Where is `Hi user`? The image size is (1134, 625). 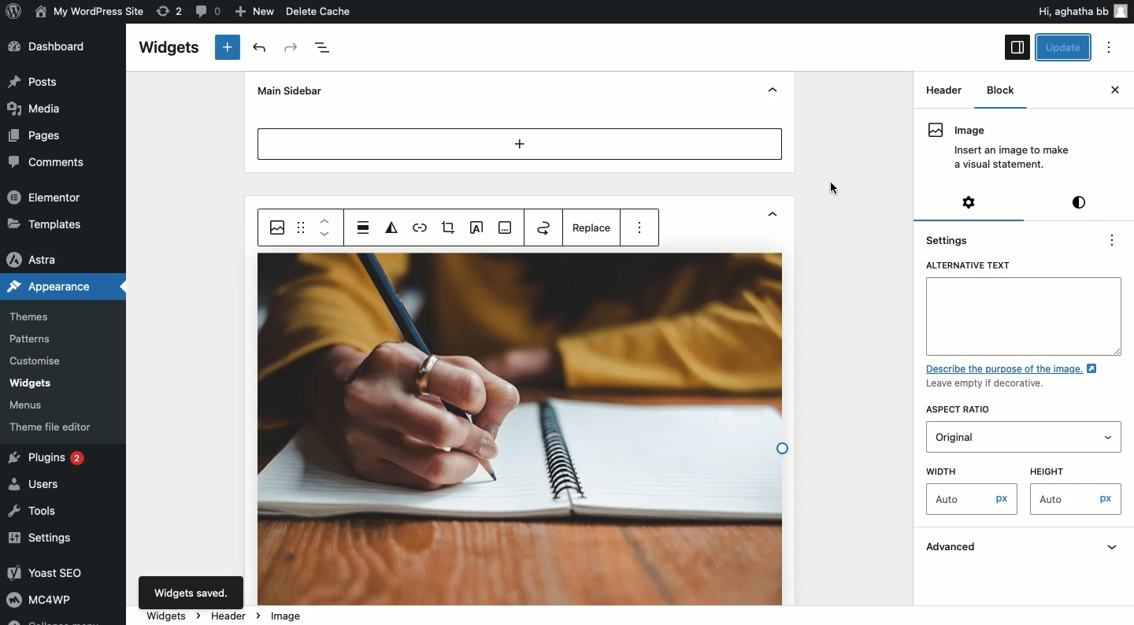 Hi user is located at coordinates (1081, 11).